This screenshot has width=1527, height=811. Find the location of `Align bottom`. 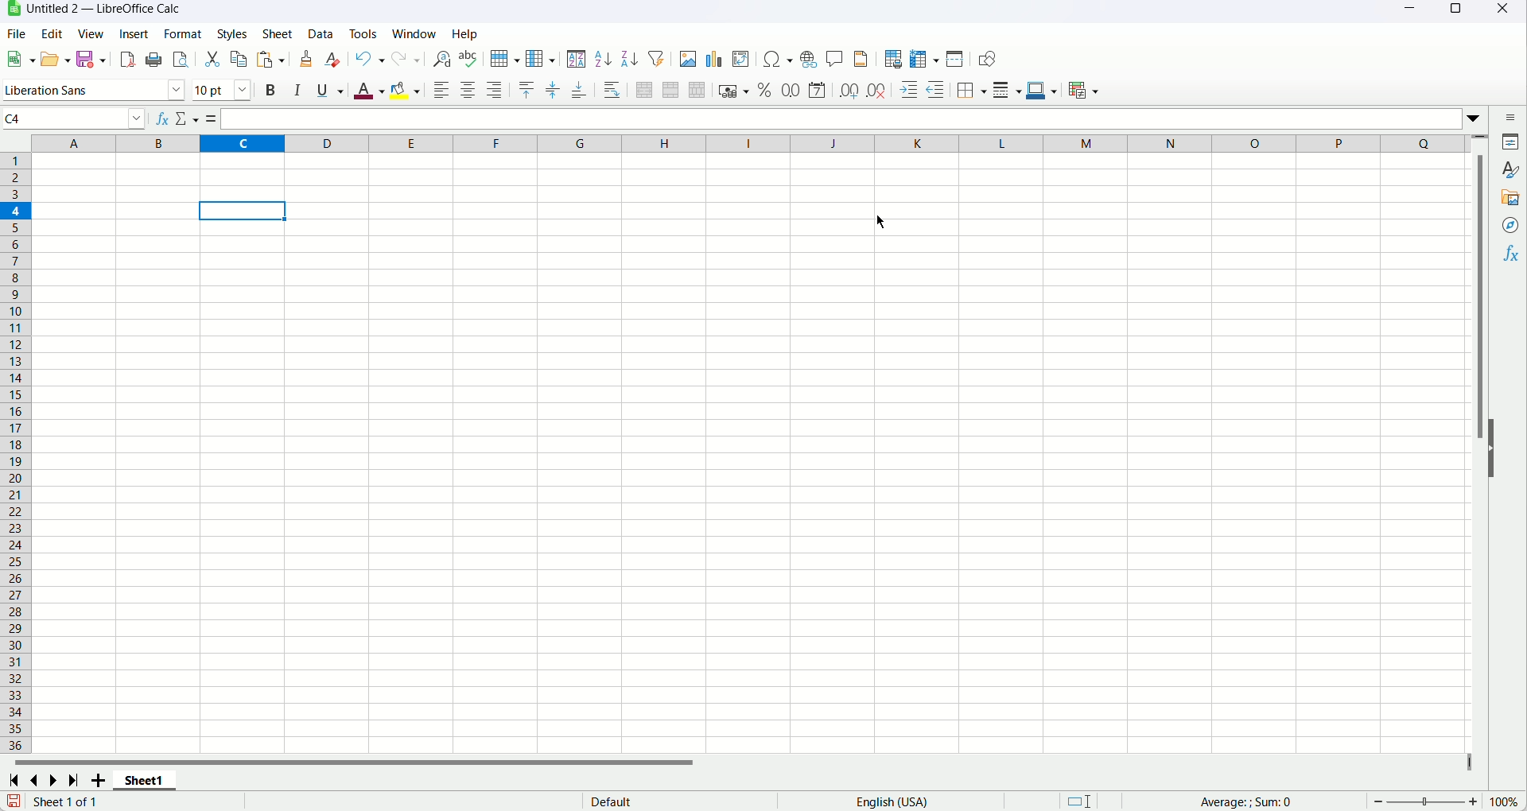

Align bottom is located at coordinates (580, 90).